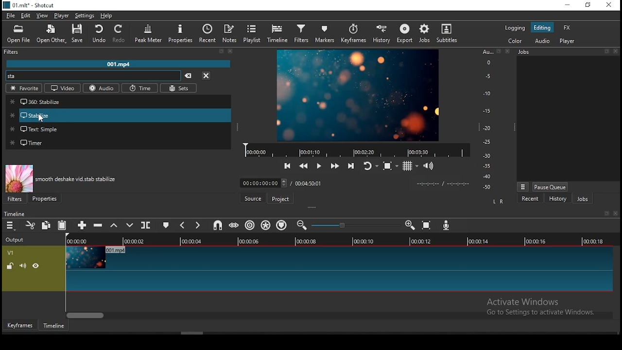  What do you see at coordinates (11, 52) in the screenshot?
I see `Filters` at bounding box center [11, 52].